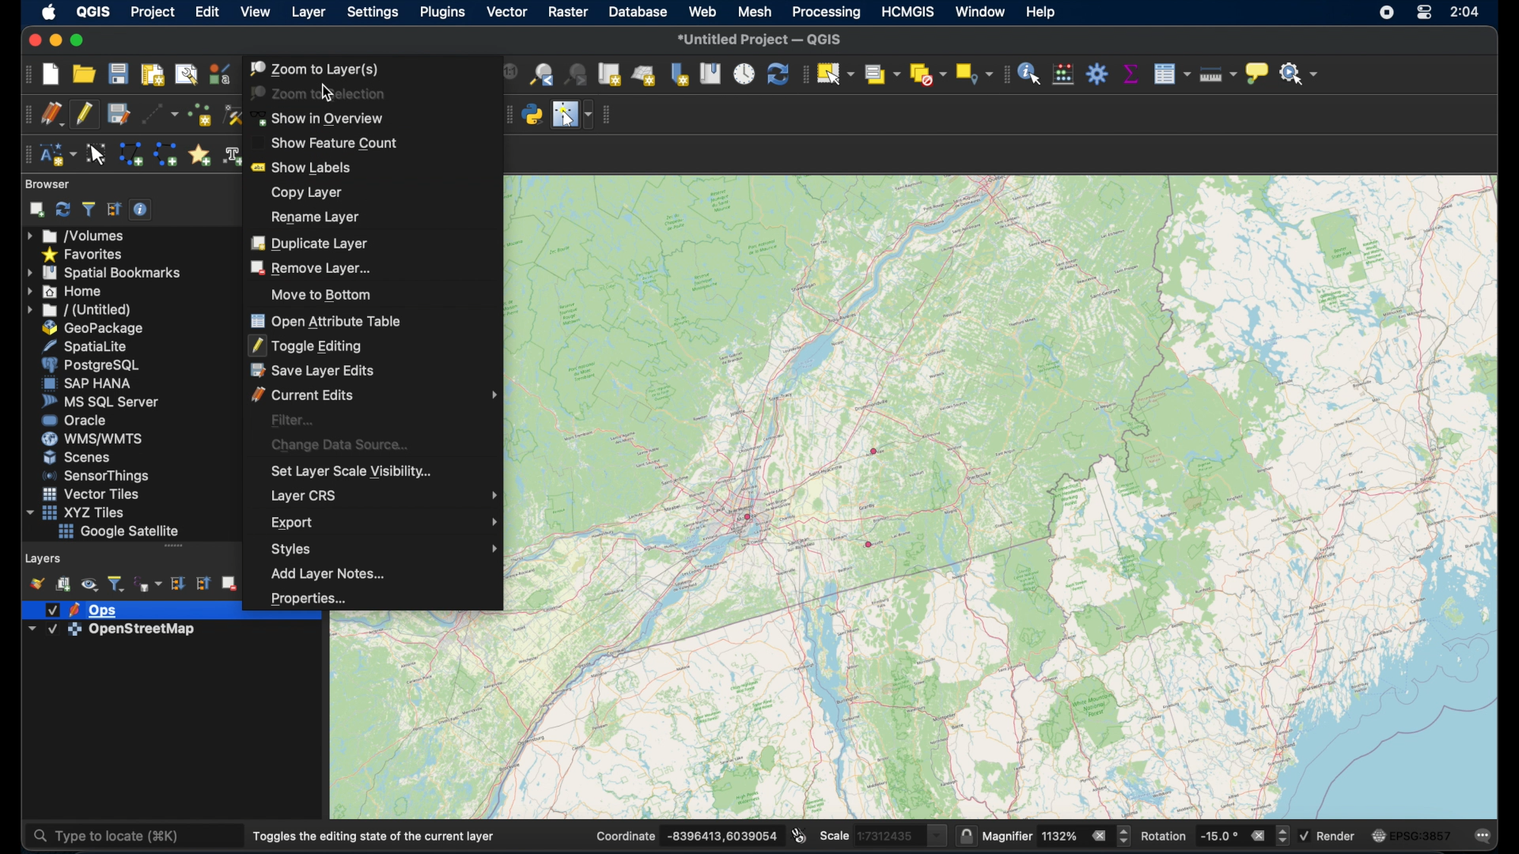 Image resolution: width=1519 pixels, height=854 pixels. Describe the element at coordinates (1195, 494) in the screenshot. I see `open street map` at that location.